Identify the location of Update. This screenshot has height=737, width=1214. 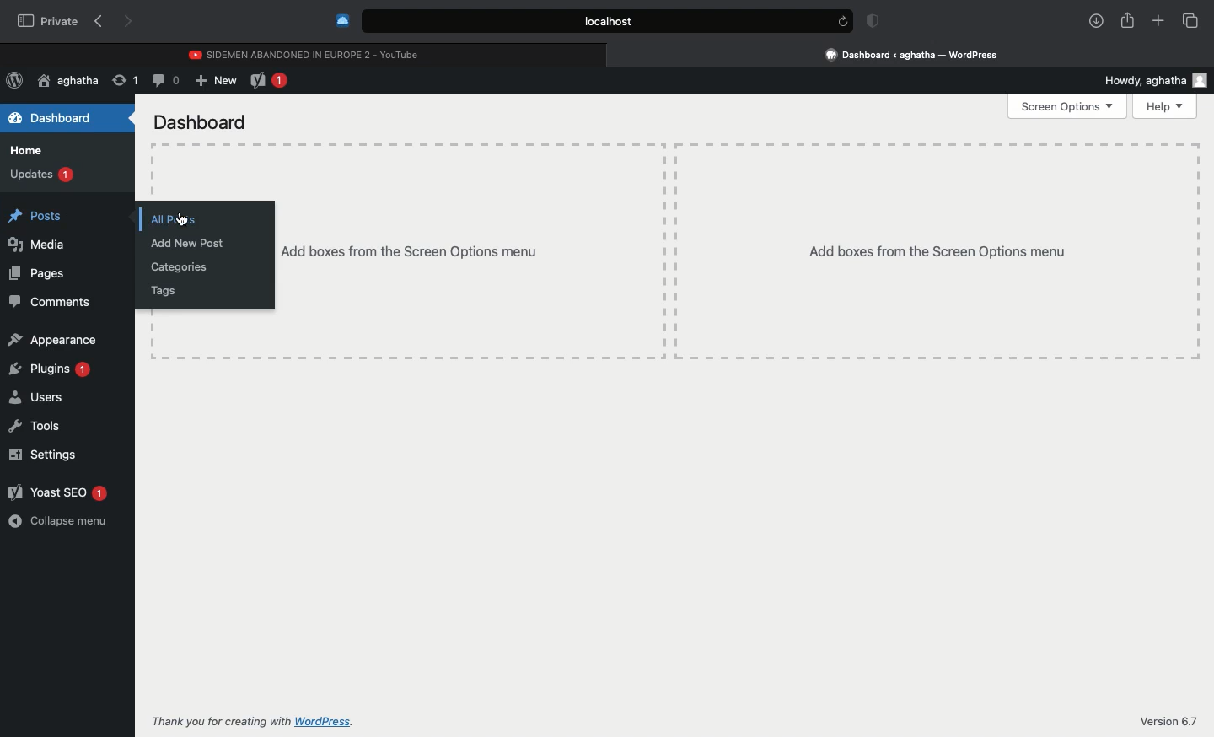
(123, 79).